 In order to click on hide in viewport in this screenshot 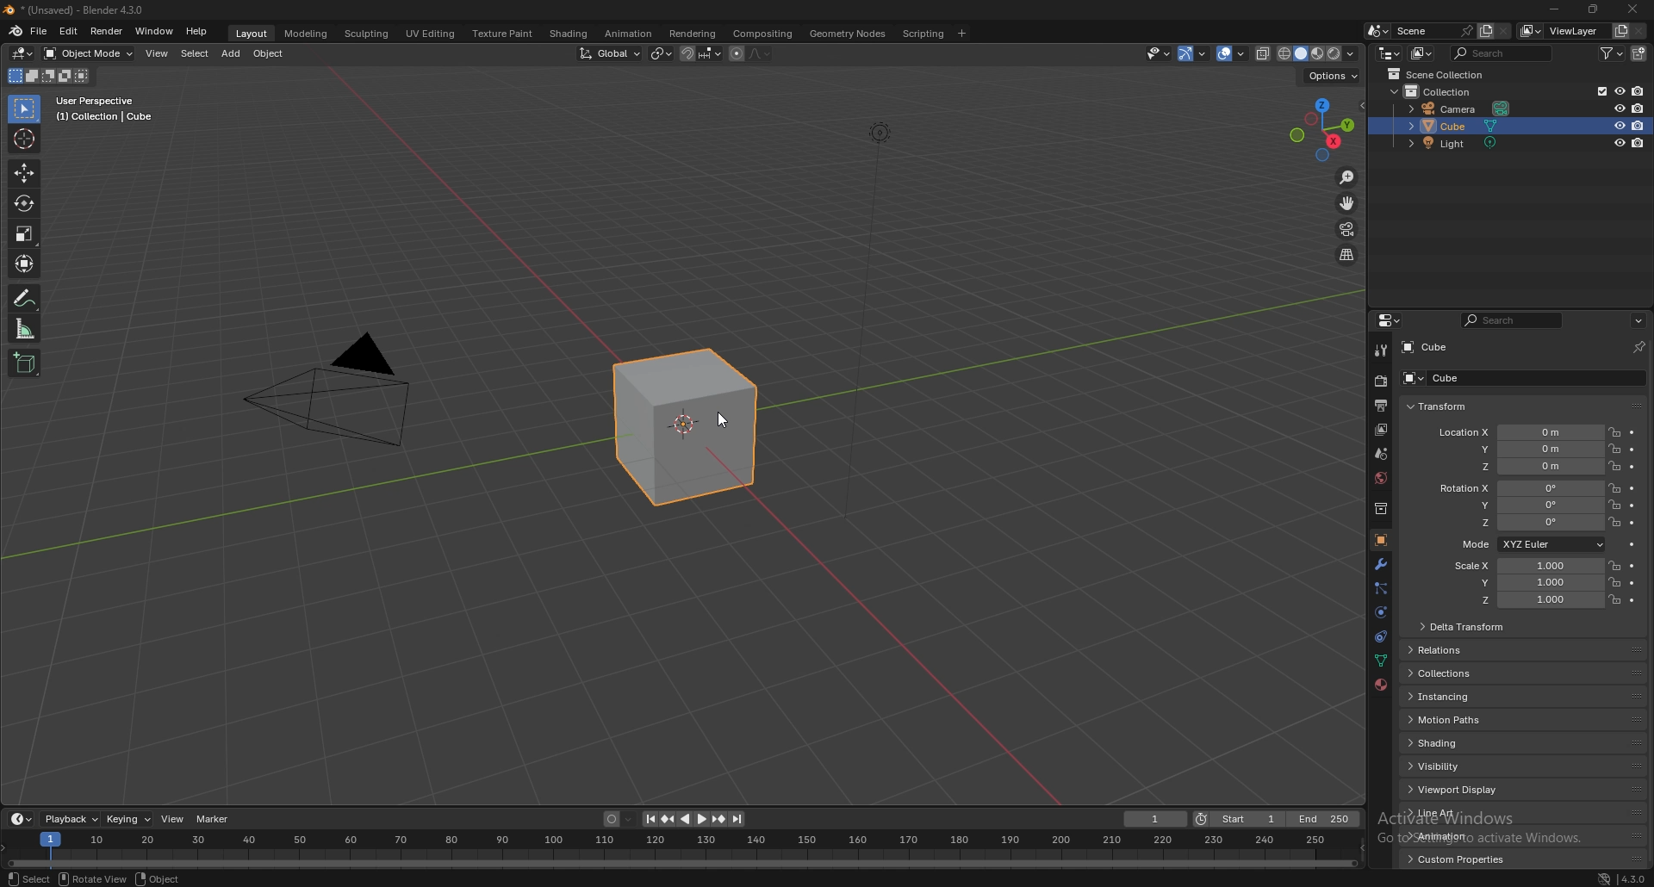, I will do `click(1619, 125)`.